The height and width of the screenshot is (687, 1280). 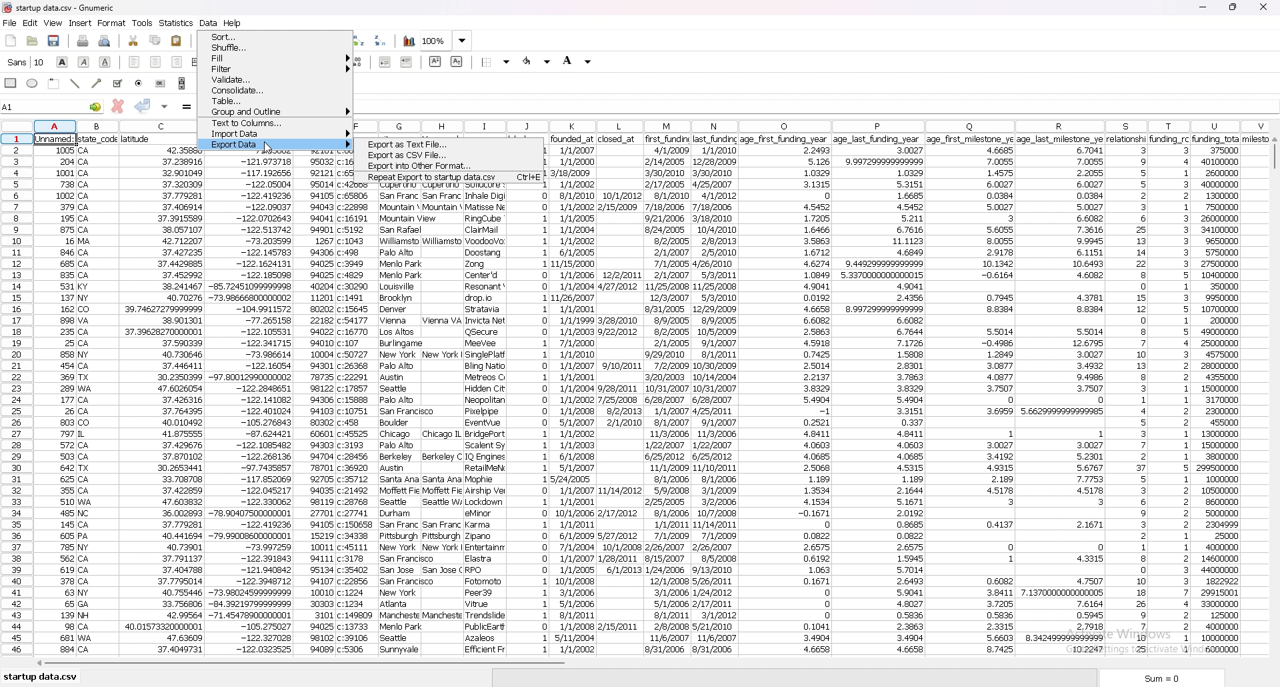 I want to click on export as csv, so click(x=451, y=155).